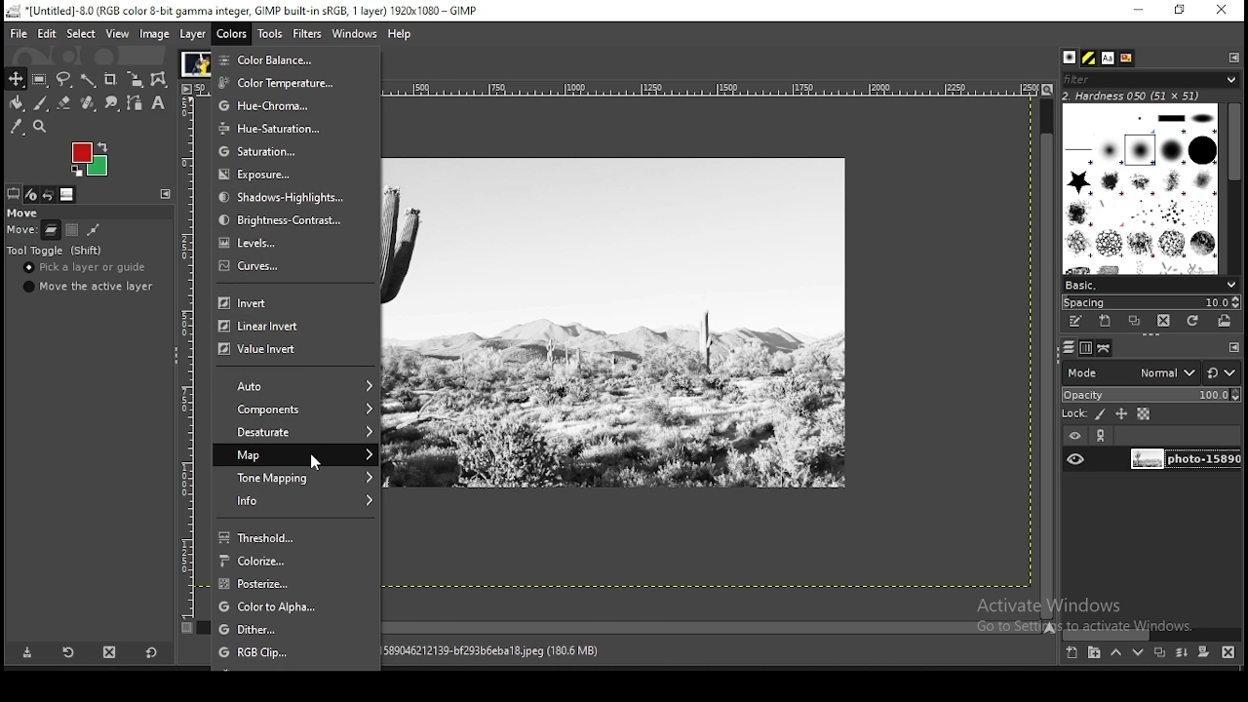 This screenshot has height=702, width=1248. What do you see at coordinates (281, 60) in the screenshot?
I see `color balance` at bounding box center [281, 60].